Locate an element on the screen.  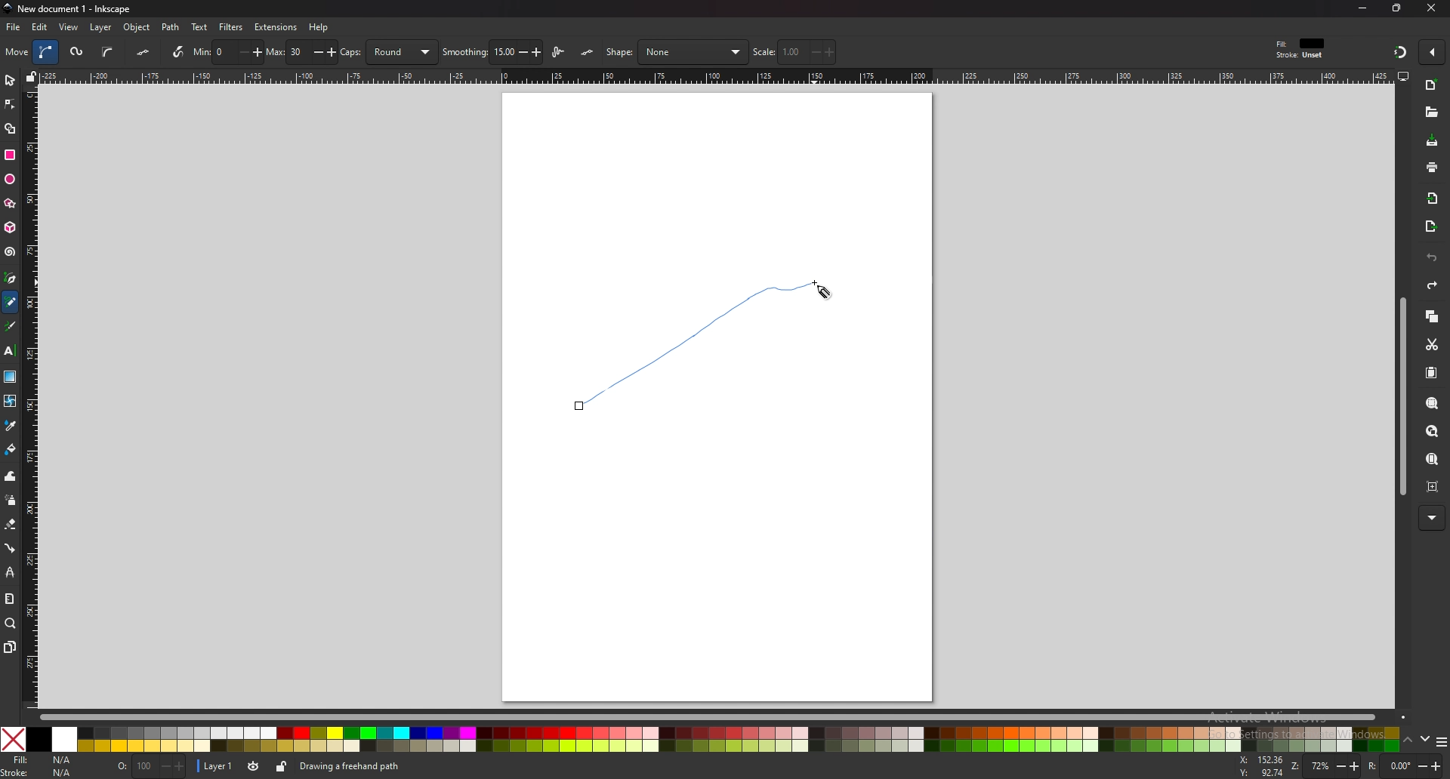
layer is located at coordinates (102, 28).